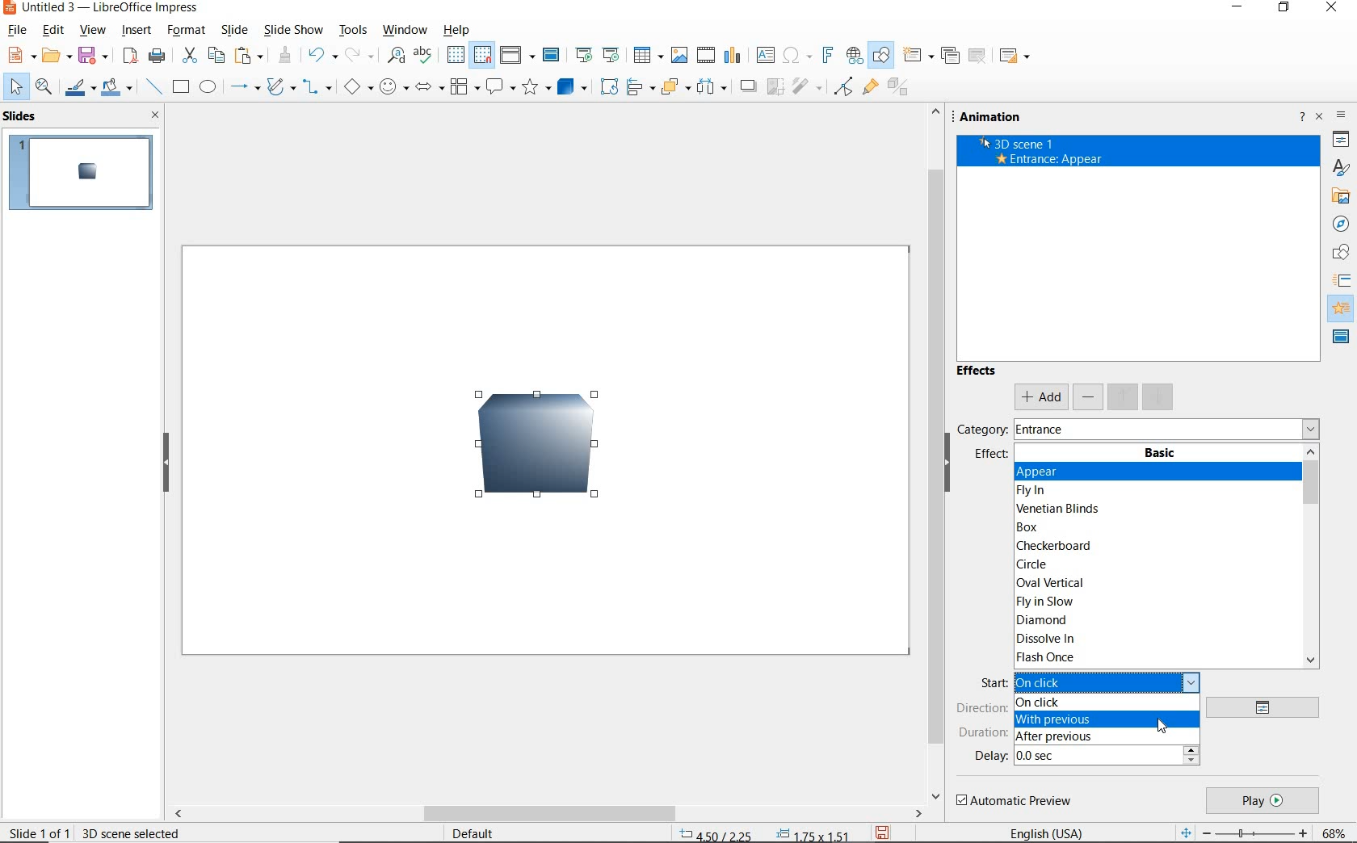  Describe the element at coordinates (1262, 801) in the screenshot. I see `play` at that location.